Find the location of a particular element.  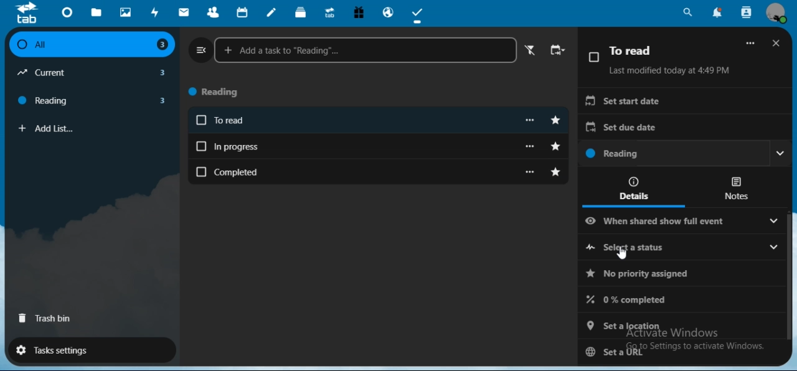

To read is located at coordinates (632, 50).